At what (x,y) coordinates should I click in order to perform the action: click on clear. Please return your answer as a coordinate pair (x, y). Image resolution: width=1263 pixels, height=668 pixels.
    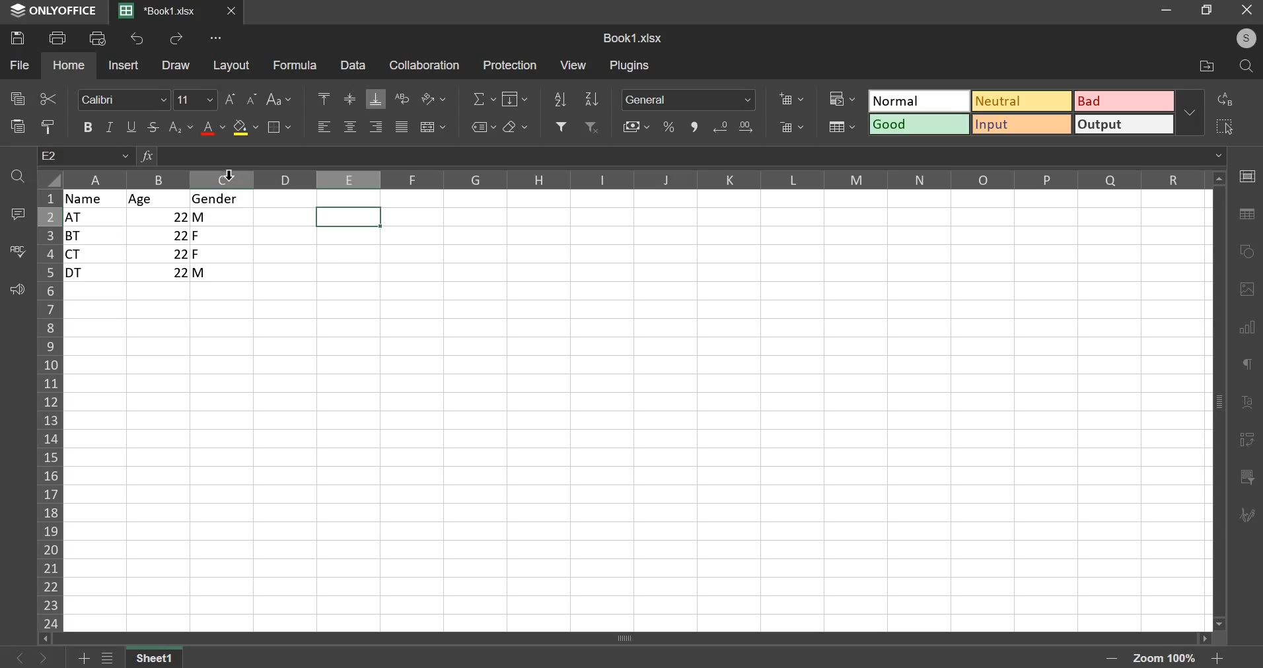
    Looking at the image, I should click on (515, 126).